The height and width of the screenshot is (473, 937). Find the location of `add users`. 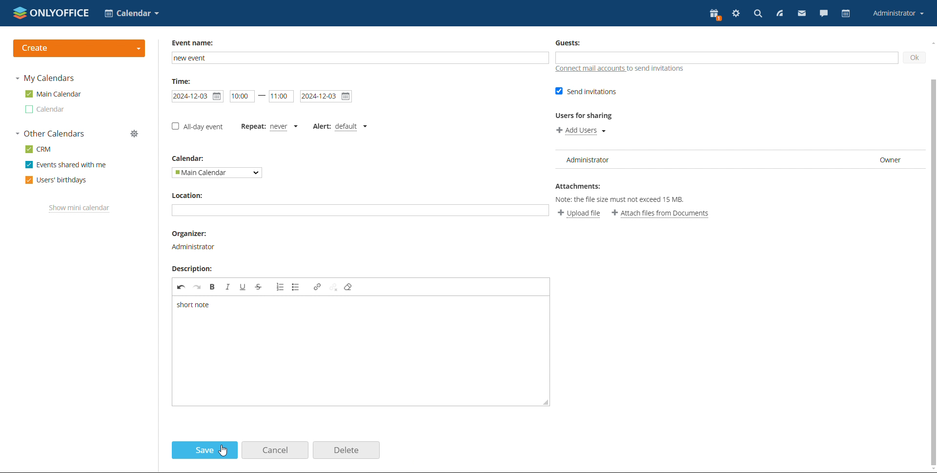

add users is located at coordinates (581, 131).